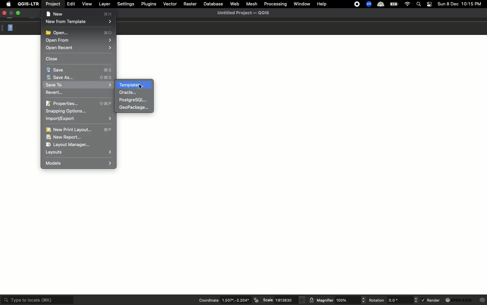  Describe the element at coordinates (208, 300) in the screenshot. I see `Coordination` at that location.